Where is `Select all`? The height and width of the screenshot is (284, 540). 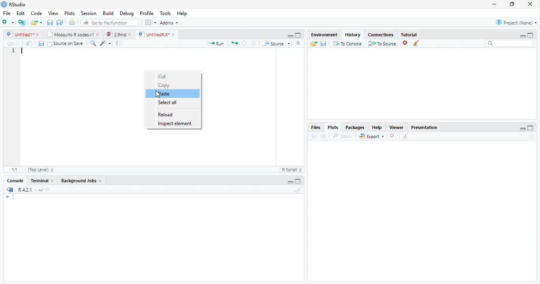 Select all is located at coordinates (172, 103).